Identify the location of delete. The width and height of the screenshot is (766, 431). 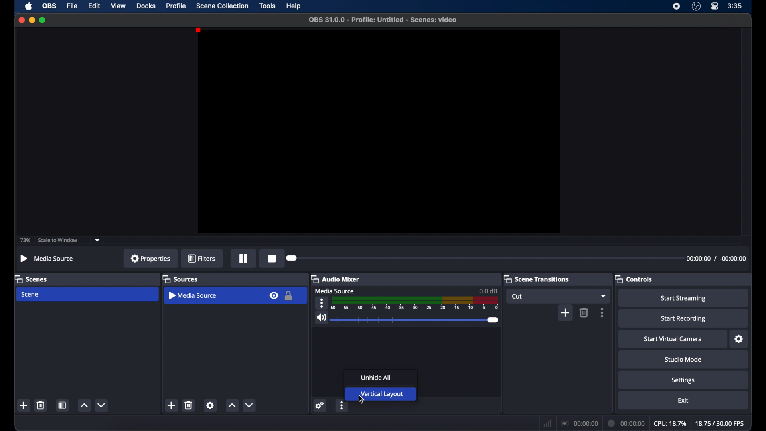
(584, 312).